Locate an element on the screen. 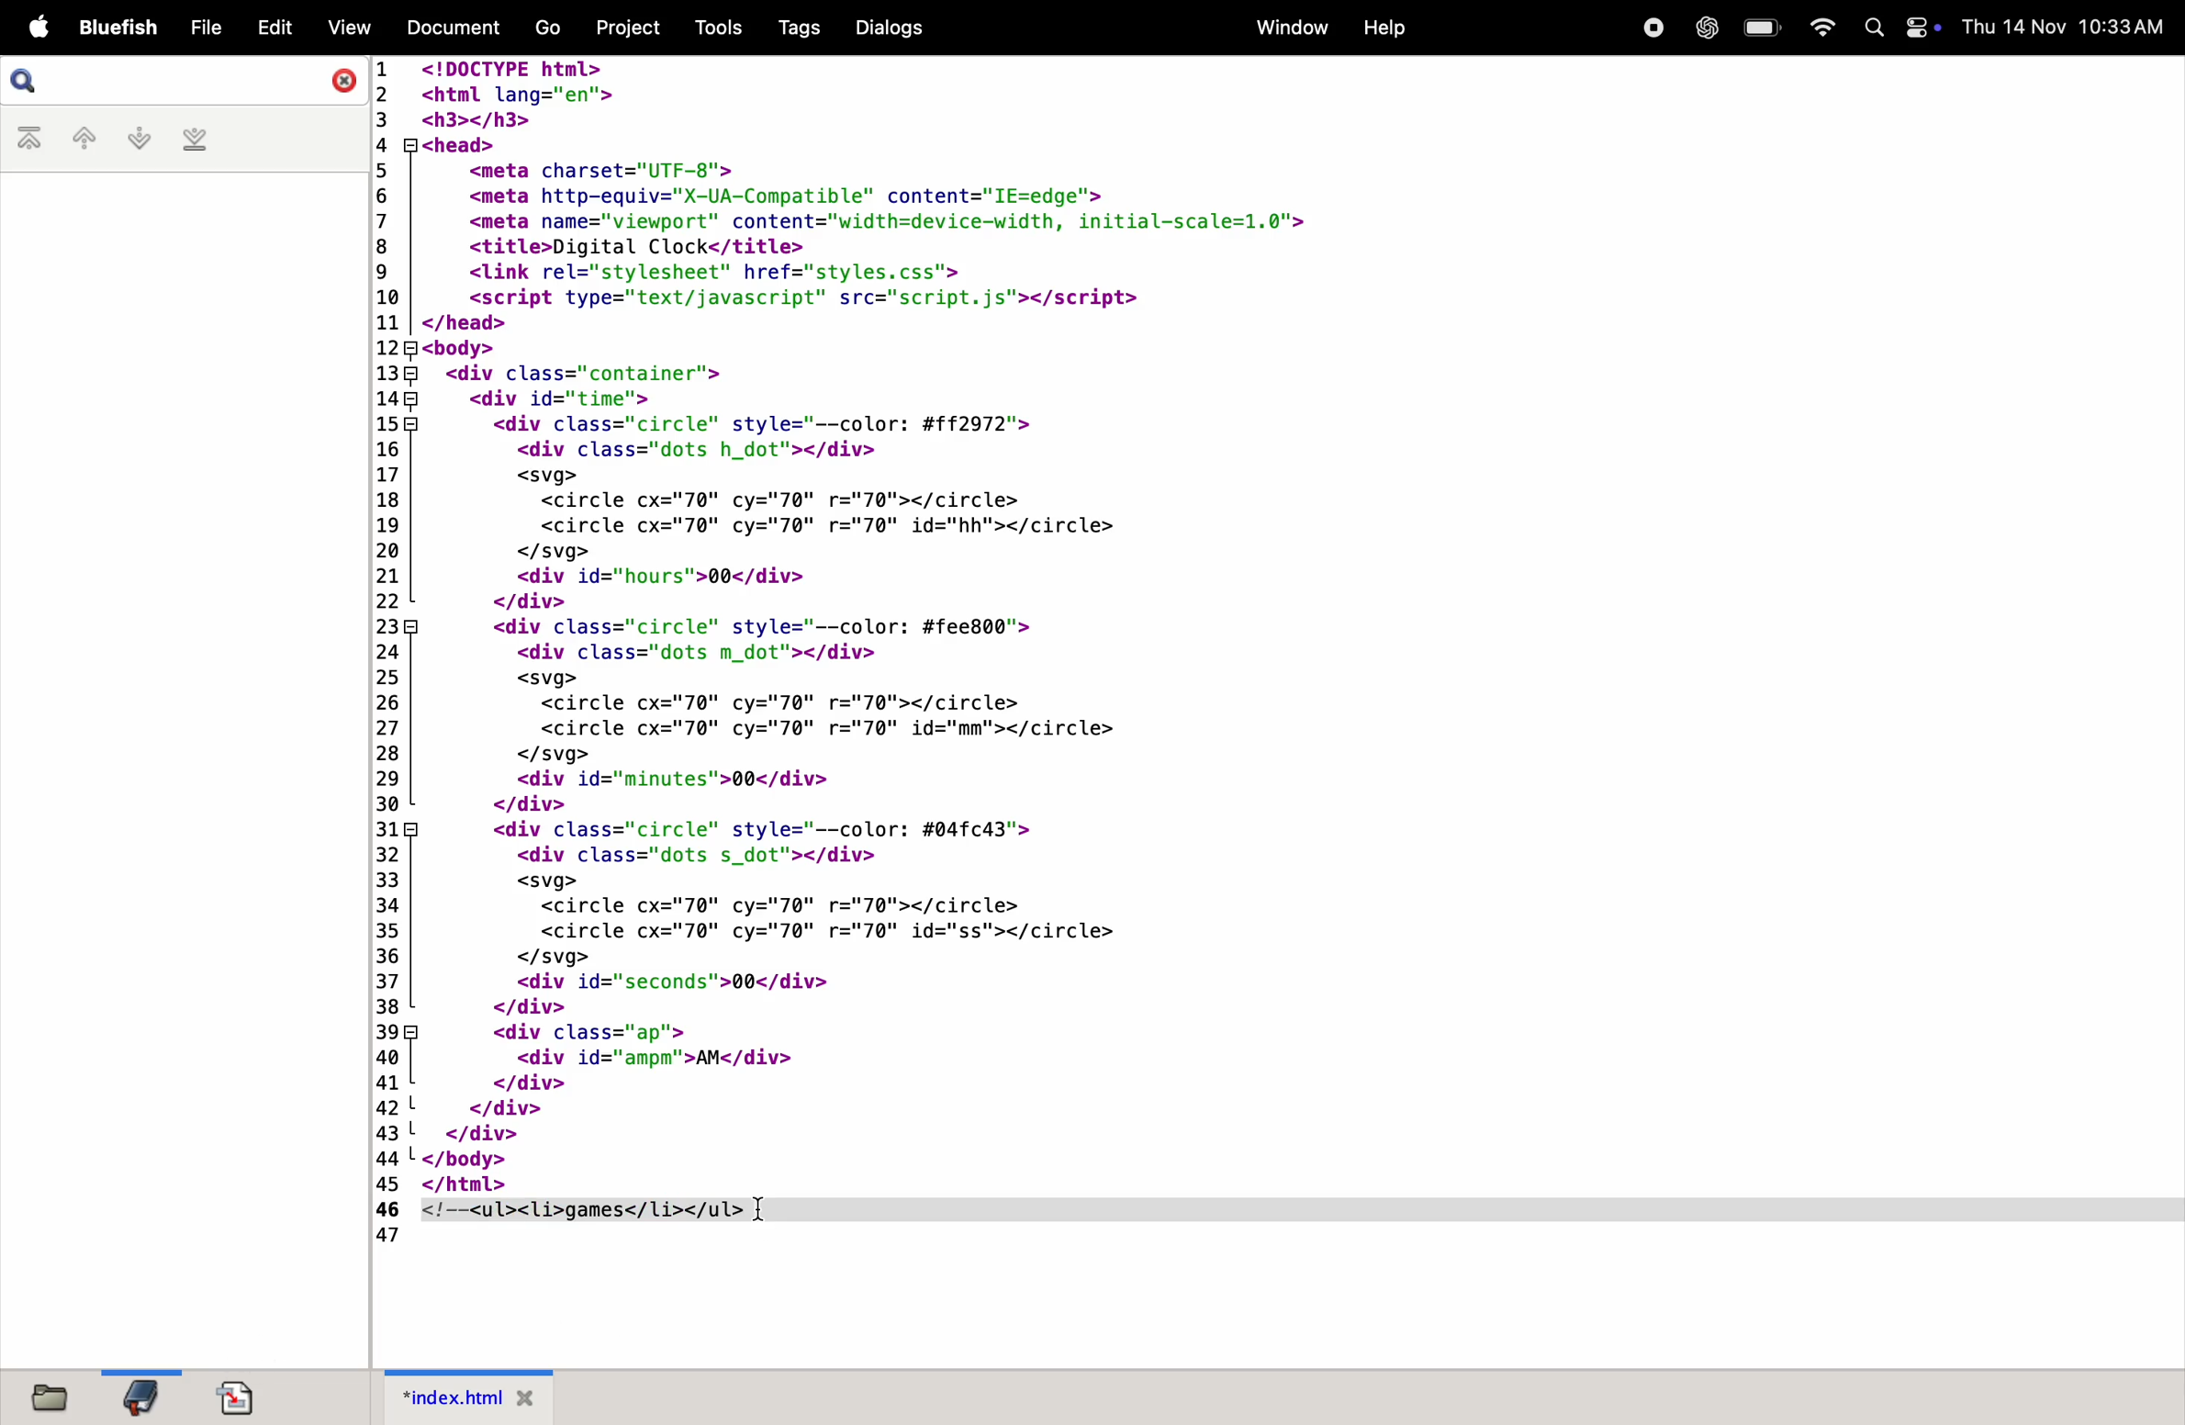 This screenshot has width=2185, height=1425. Apple menu is located at coordinates (35, 26).